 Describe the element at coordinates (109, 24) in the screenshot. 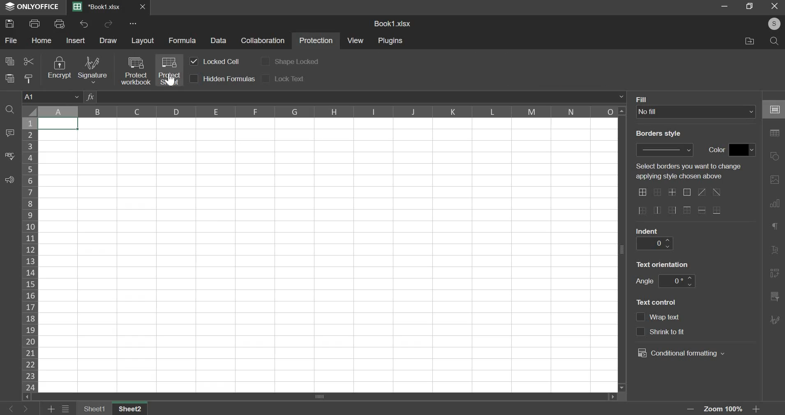

I see `redo` at that location.